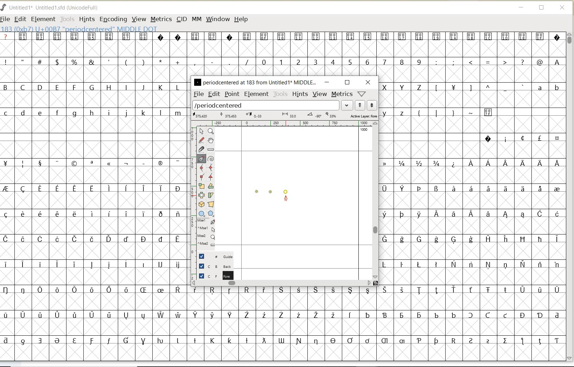 This screenshot has width=574, height=367. I want to click on add a point, then drag out its control points, so click(202, 158).